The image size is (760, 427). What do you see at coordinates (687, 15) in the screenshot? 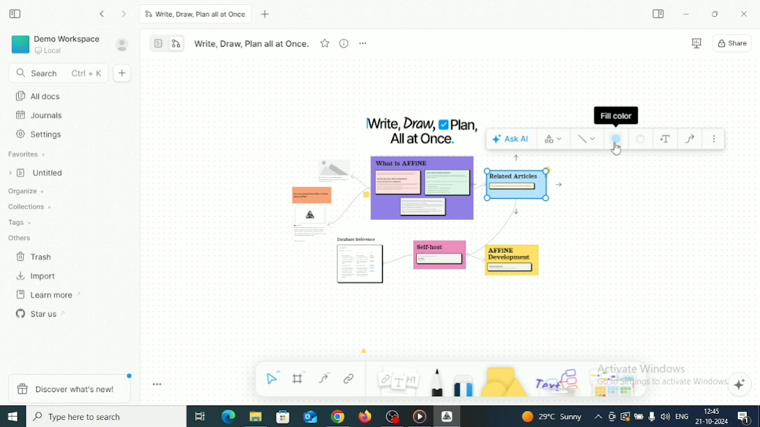
I see `Minimize` at bounding box center [687, 15].